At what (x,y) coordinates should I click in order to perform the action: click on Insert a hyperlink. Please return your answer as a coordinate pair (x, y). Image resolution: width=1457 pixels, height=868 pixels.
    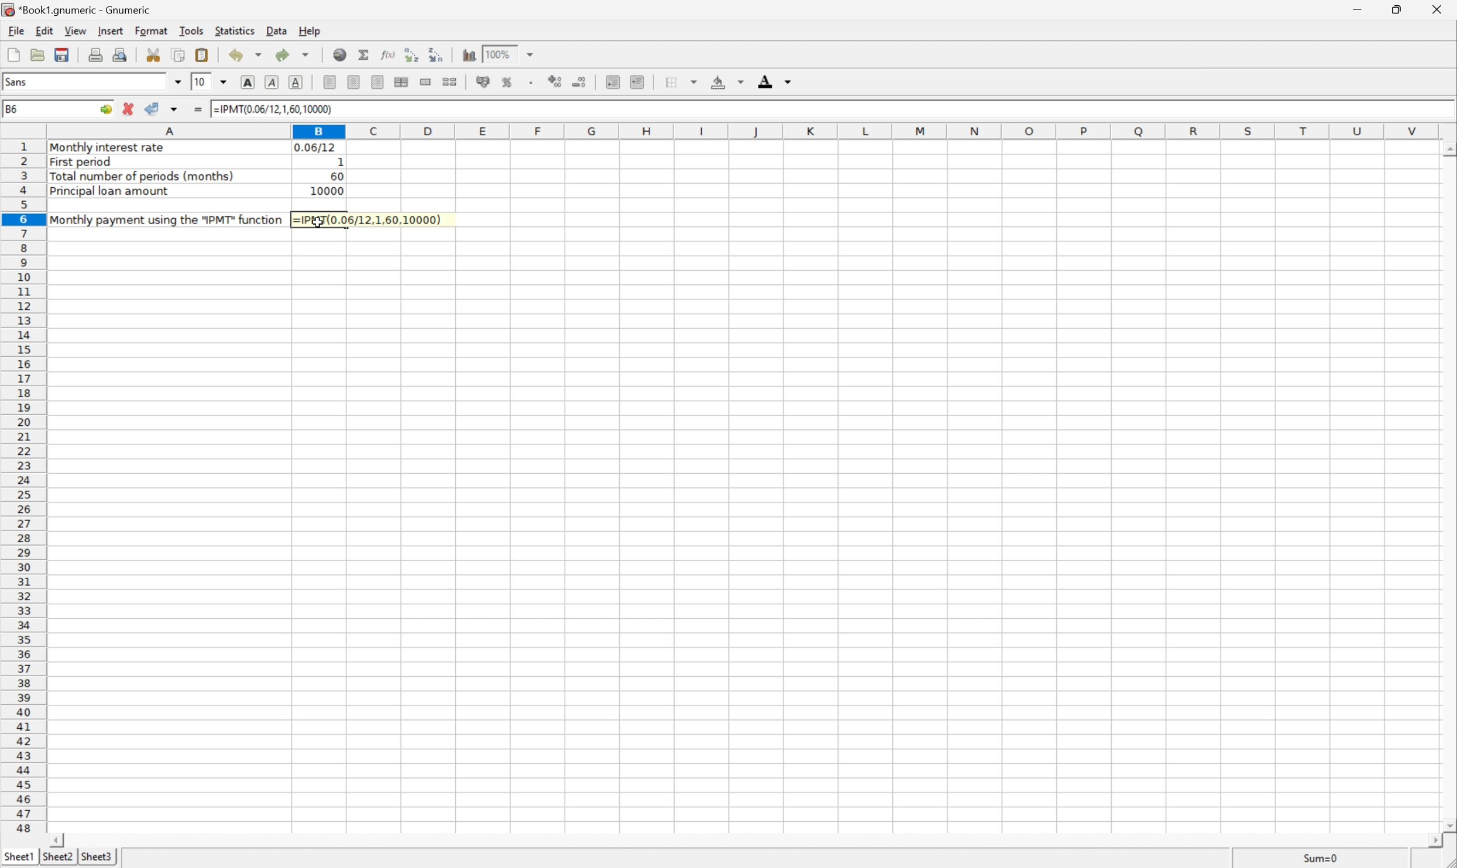
    Looking at the image, I should click on (338, 53).